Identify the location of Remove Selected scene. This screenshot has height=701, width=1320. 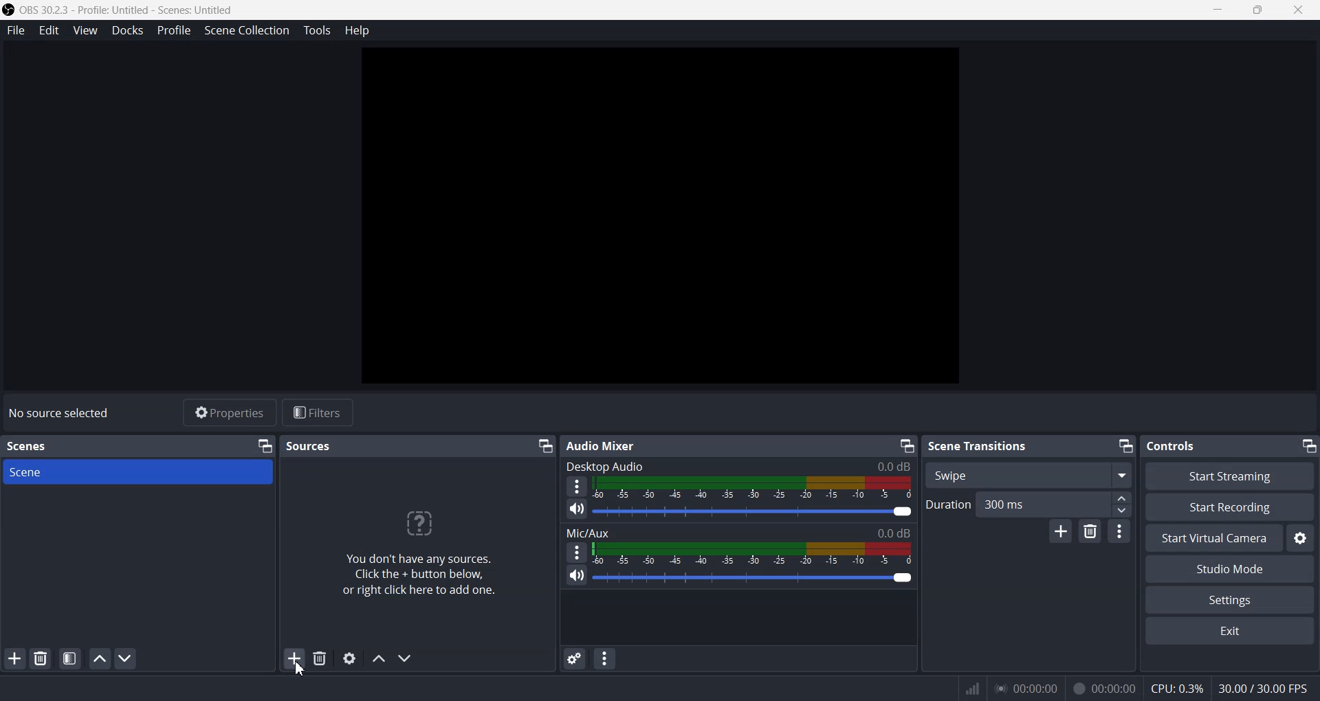
(41, 658).